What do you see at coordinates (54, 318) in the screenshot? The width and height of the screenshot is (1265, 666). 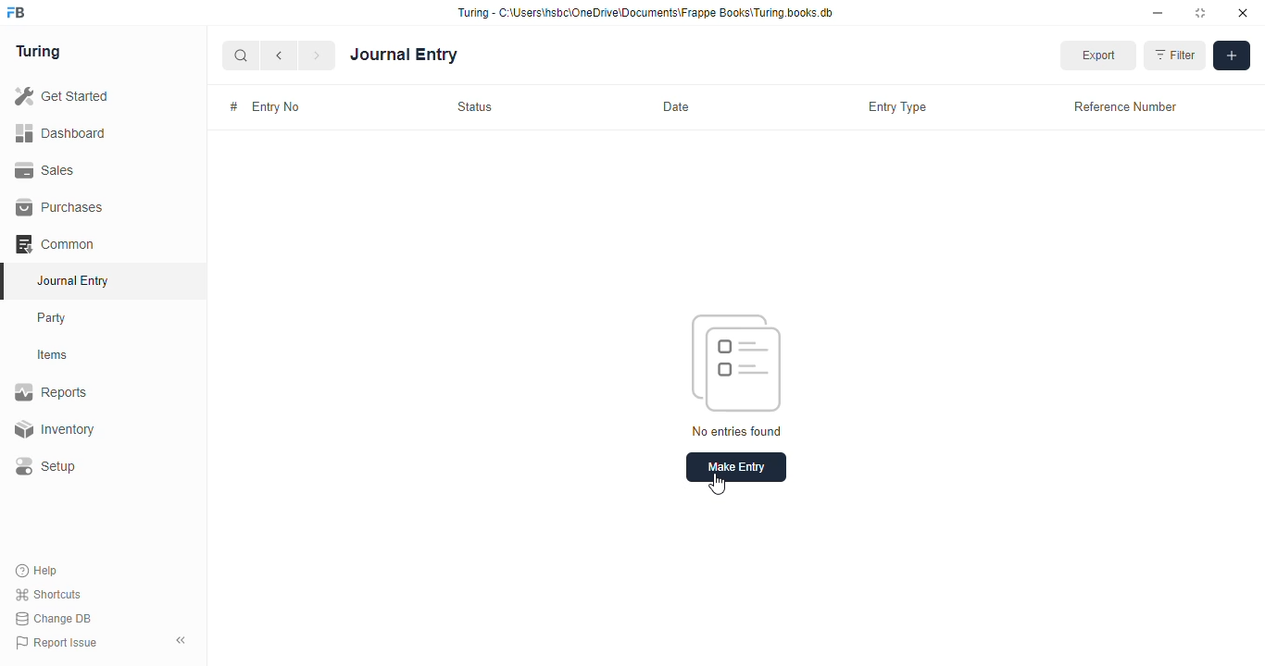 I see `party` at bounding box center [54, 318].